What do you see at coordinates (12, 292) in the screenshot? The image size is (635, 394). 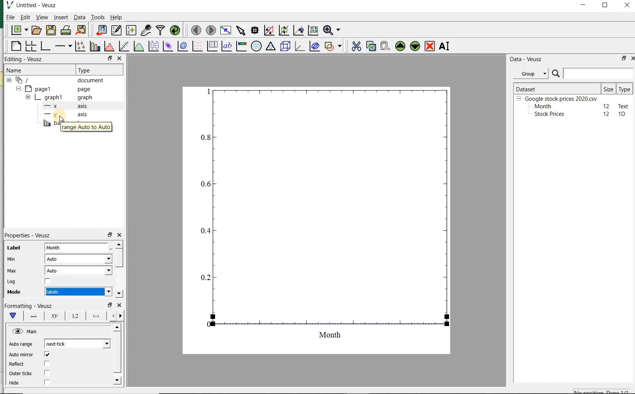 I see `Mode` at bounding box center [12, 292].